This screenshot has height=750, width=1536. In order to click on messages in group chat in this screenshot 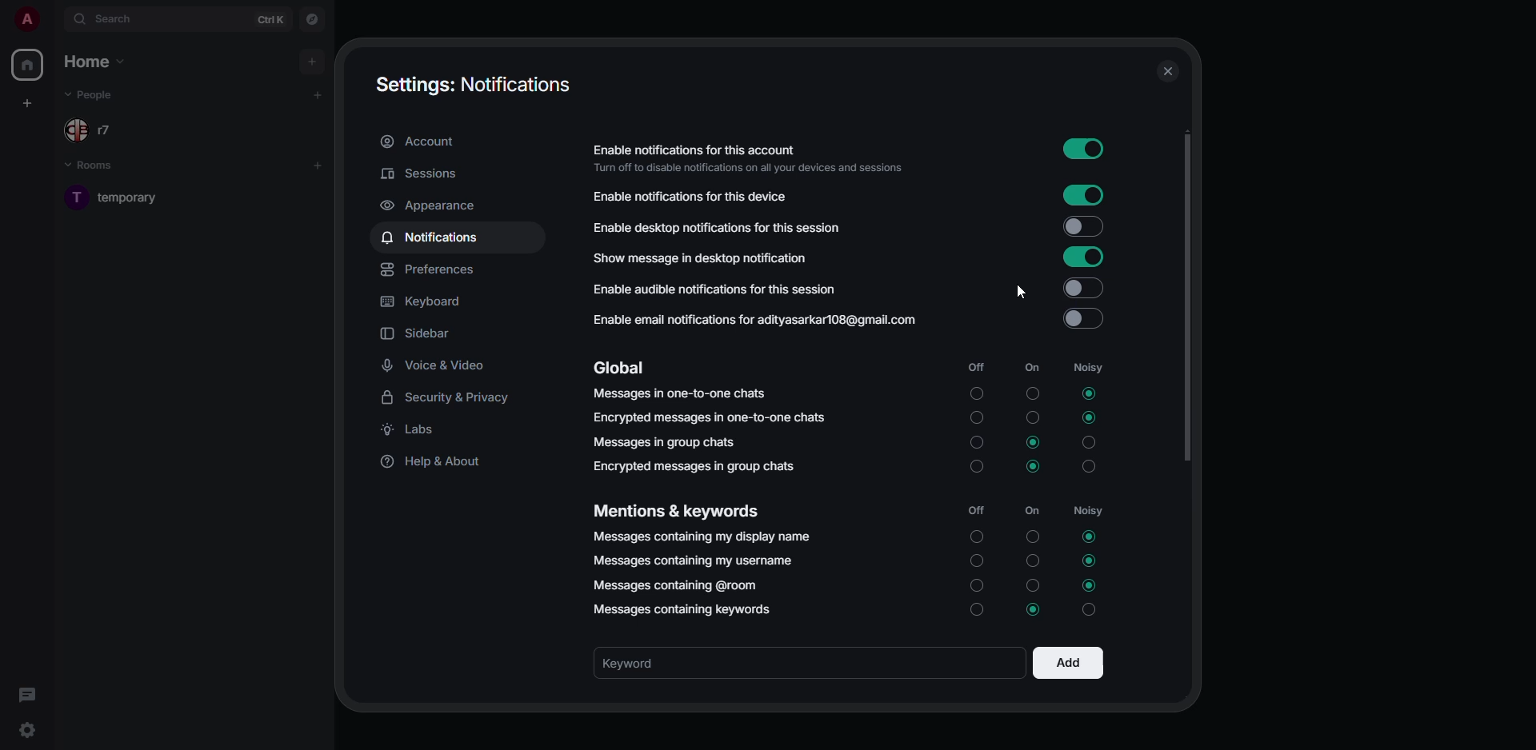, I will do `click(664, 441)`.